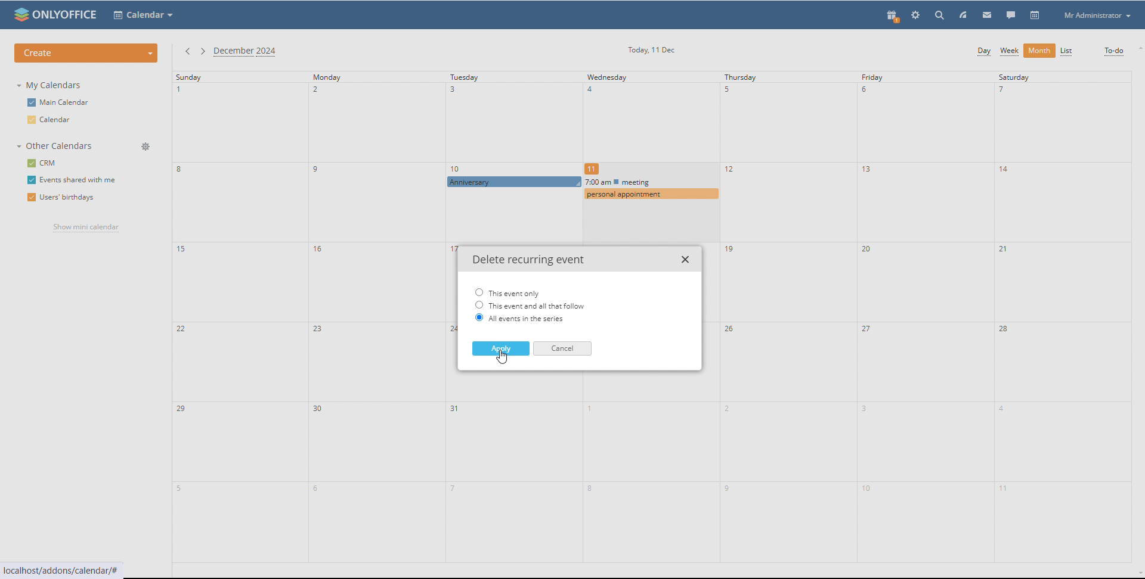  What do you see at coordinates (1035, 15) in the screenshot?
I see `calendar` at bounding box center [1035, 15].